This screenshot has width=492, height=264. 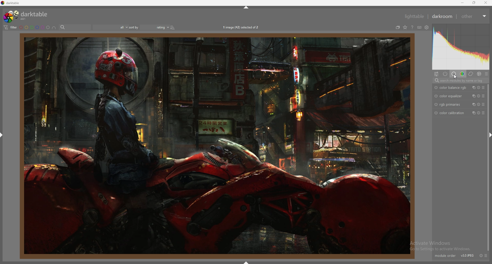 What do you see at coordinates (442, 16) in the screenshot?
I see `darkroom` at bounding box center [442, 16].